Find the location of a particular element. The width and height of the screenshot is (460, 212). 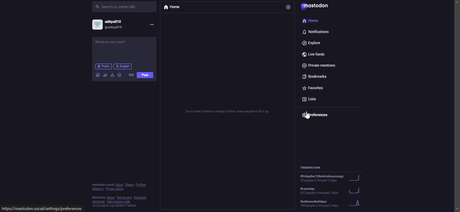

settings is located at coordinates (289, 7).